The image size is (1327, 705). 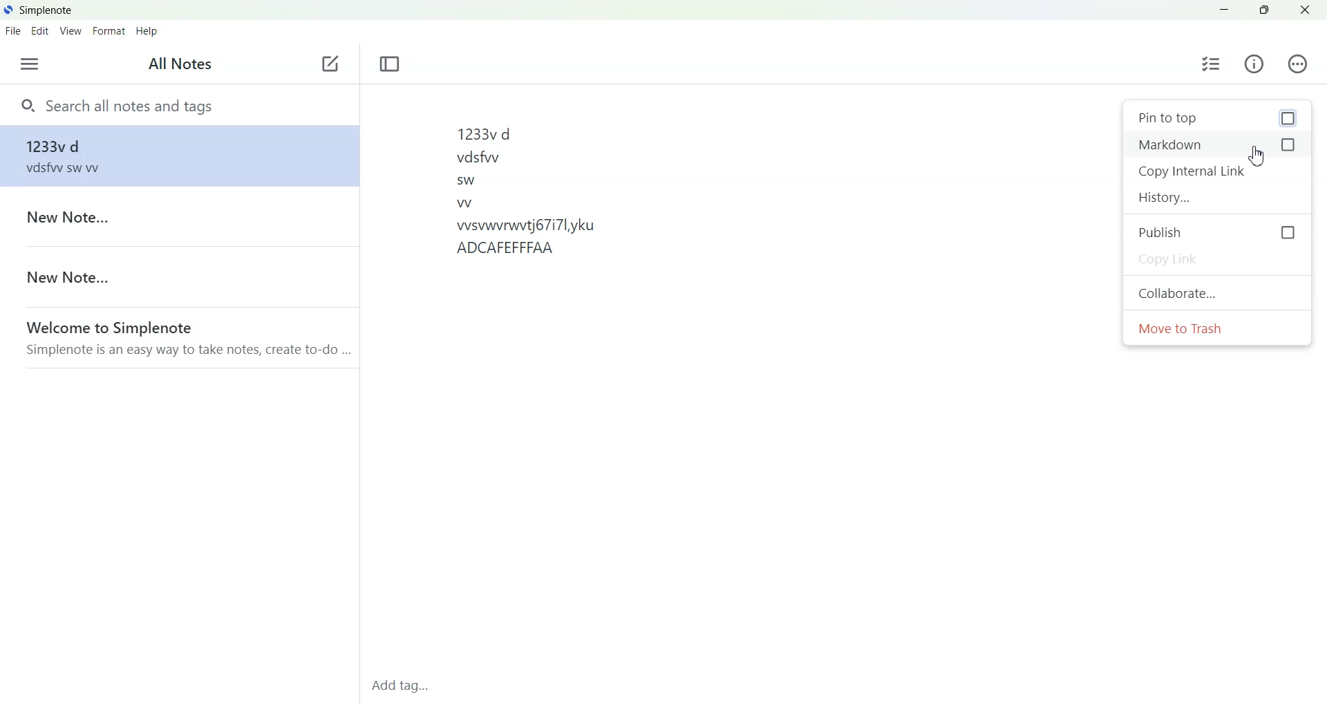 I want to click on History, so click(x=1217, y=197).